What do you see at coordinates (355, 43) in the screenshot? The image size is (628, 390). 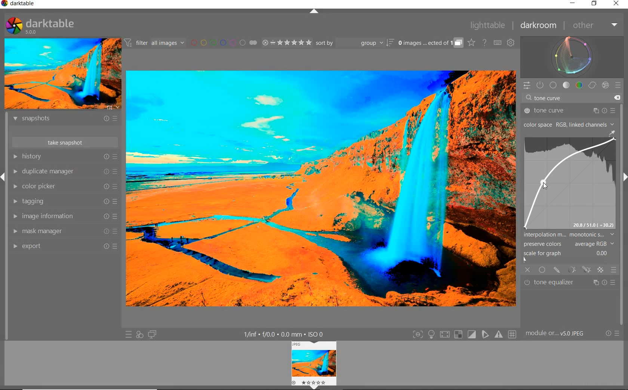 I see `sort by` at bounding box center [355, 43].